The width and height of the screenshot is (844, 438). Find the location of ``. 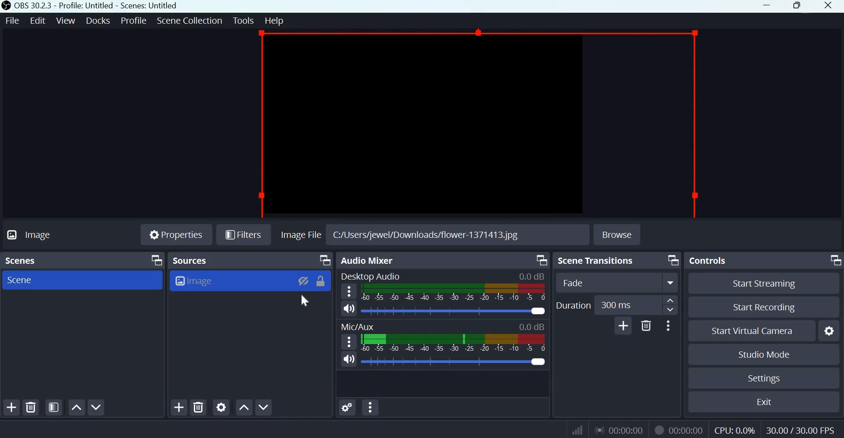

 is located at coordinates (370, 407).